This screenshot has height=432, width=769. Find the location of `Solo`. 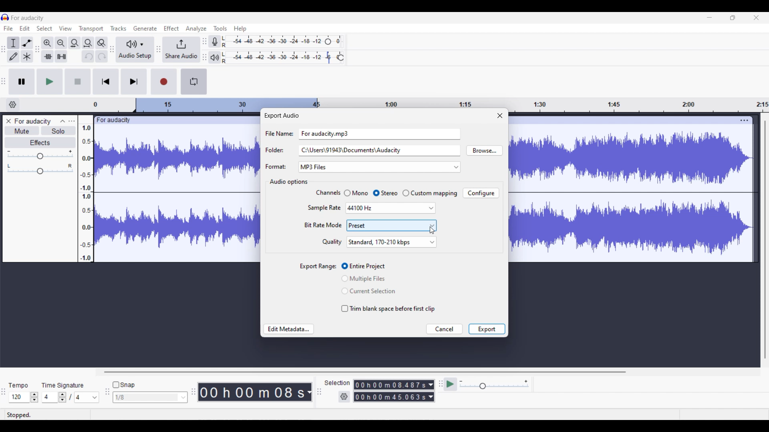

Solo is located at coordinates (59, 130).